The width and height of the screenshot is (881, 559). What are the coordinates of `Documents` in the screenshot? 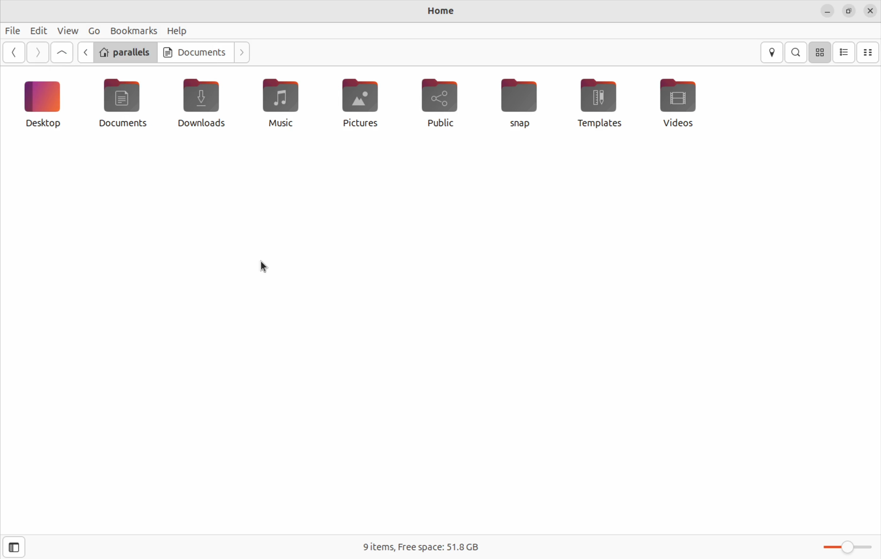 It's located at (197, 51).